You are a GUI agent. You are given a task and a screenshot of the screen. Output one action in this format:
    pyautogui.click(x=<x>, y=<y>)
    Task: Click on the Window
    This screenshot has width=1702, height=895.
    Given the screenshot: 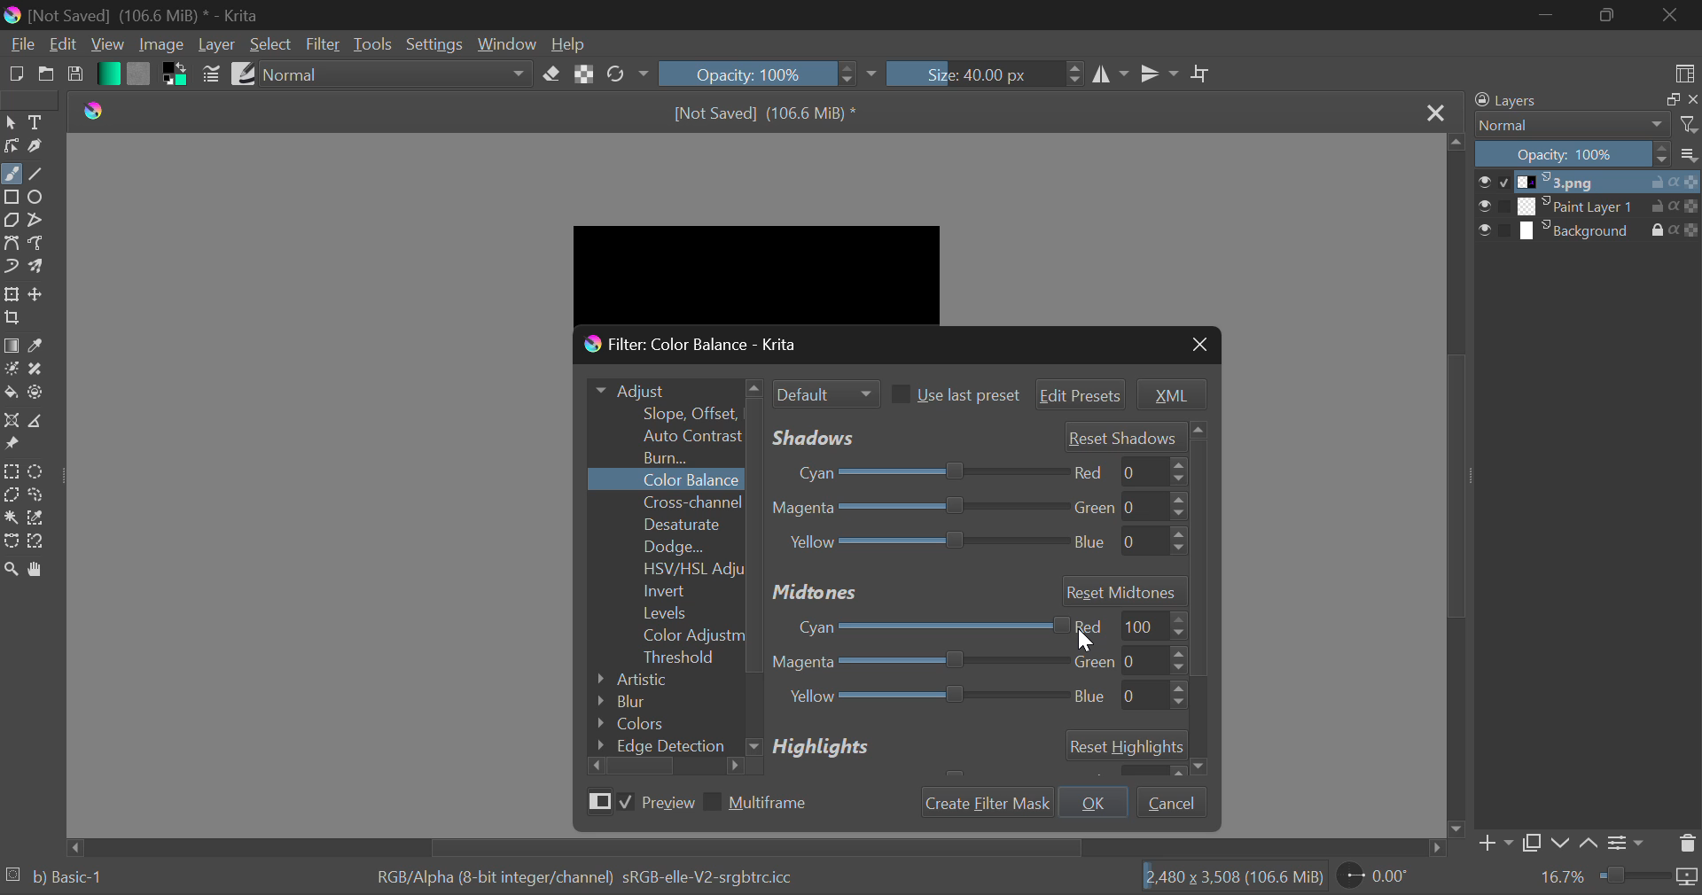 What is the action you would take?
    pyautogui.click(x=507, y=44)
    